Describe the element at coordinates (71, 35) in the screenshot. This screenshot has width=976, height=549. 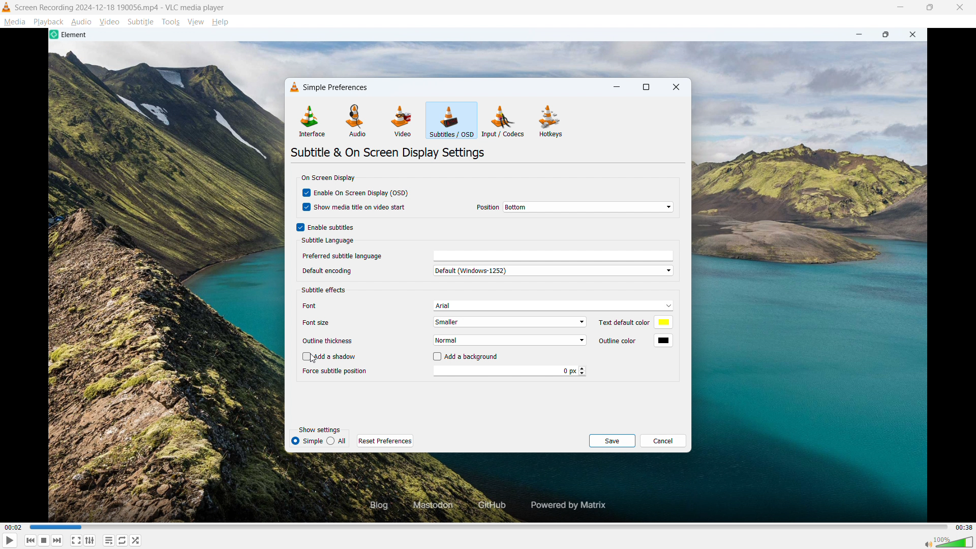
I see `Element` at that location.